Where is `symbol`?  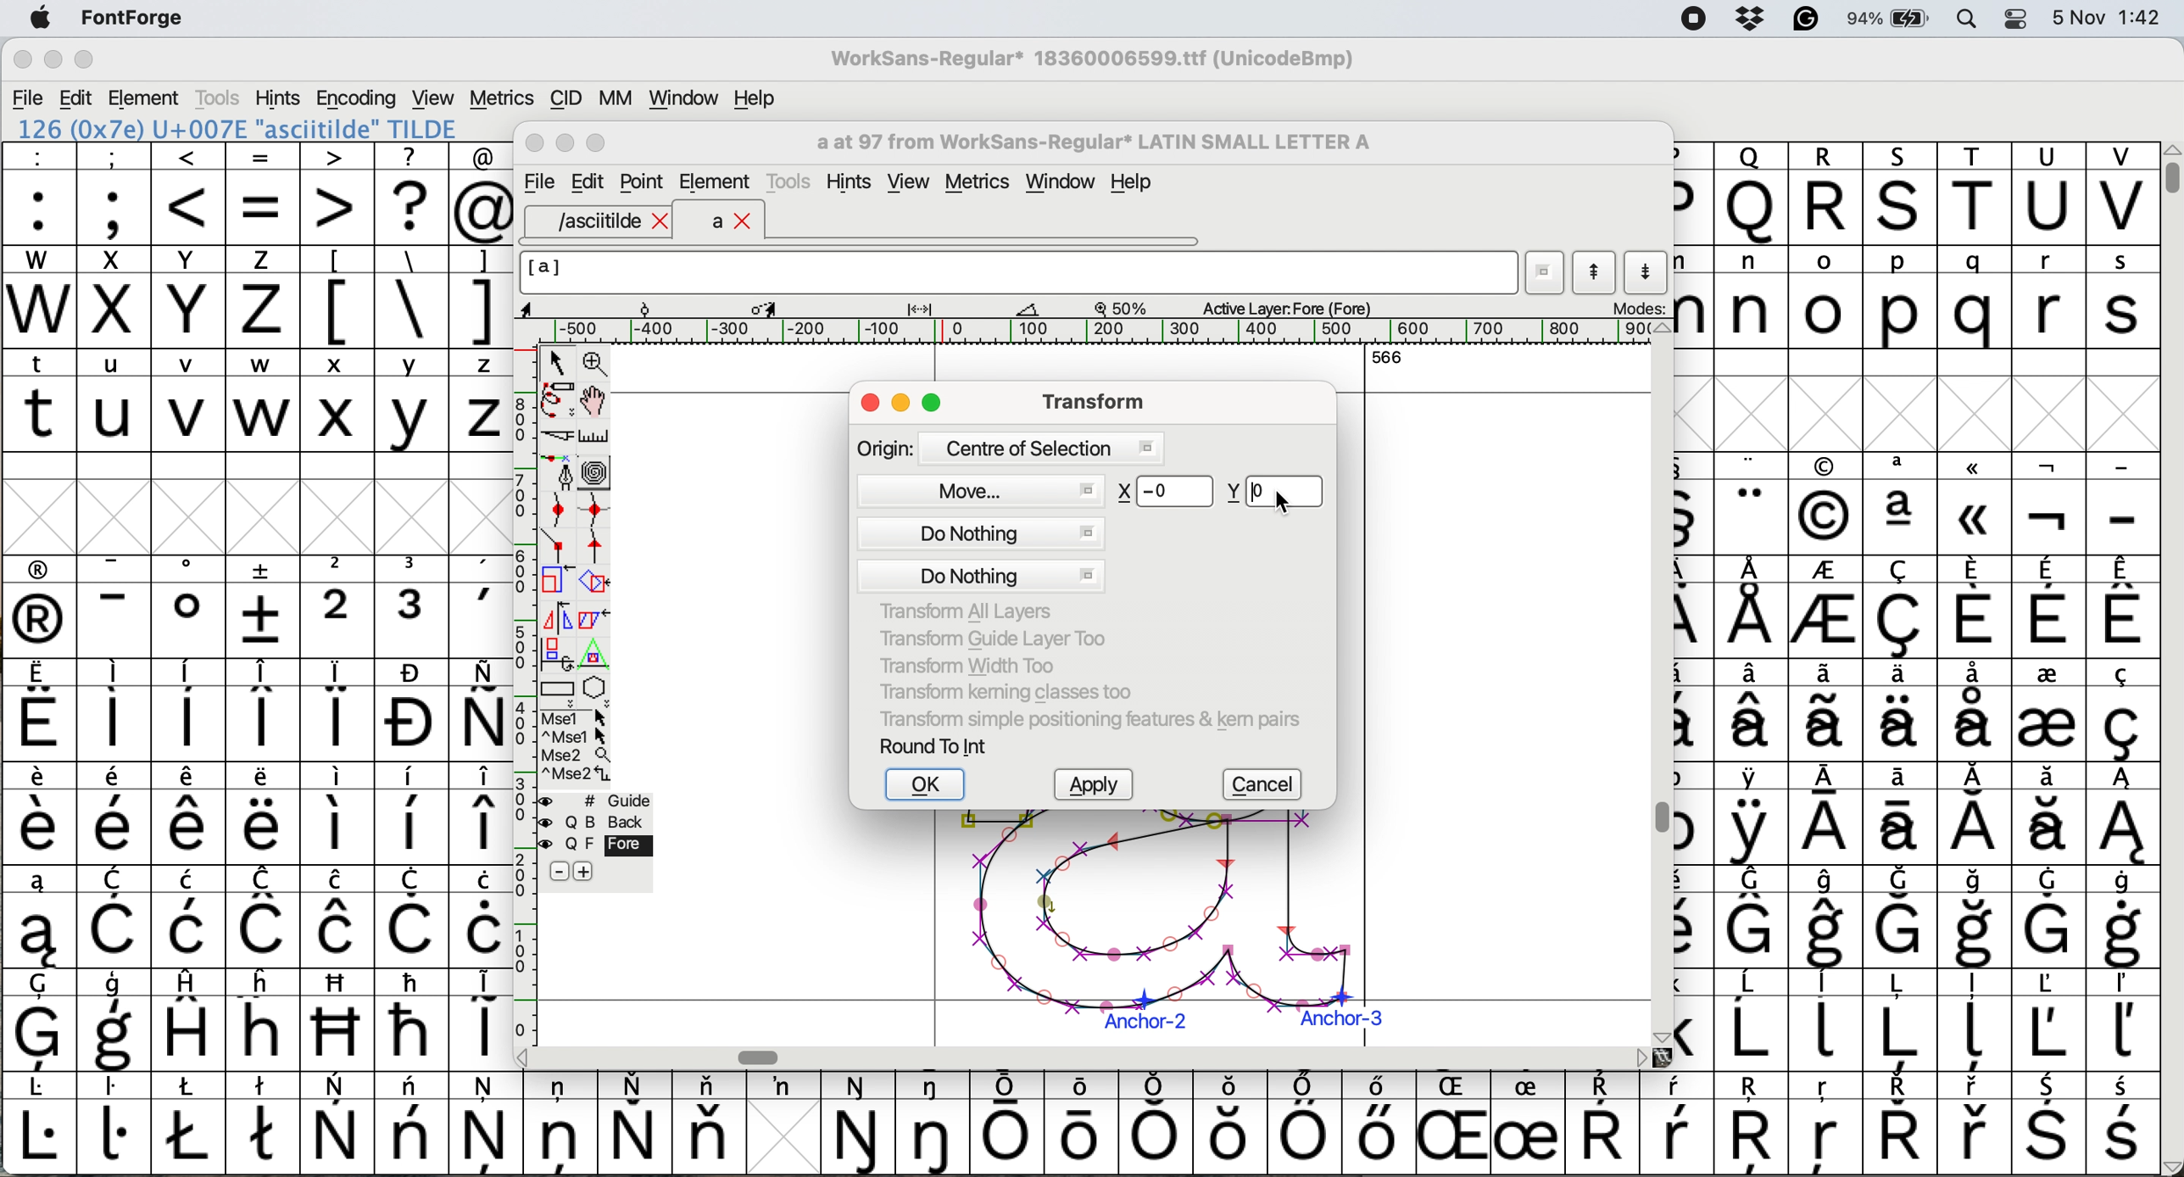
symbol is located at coordinates (482, 1017).